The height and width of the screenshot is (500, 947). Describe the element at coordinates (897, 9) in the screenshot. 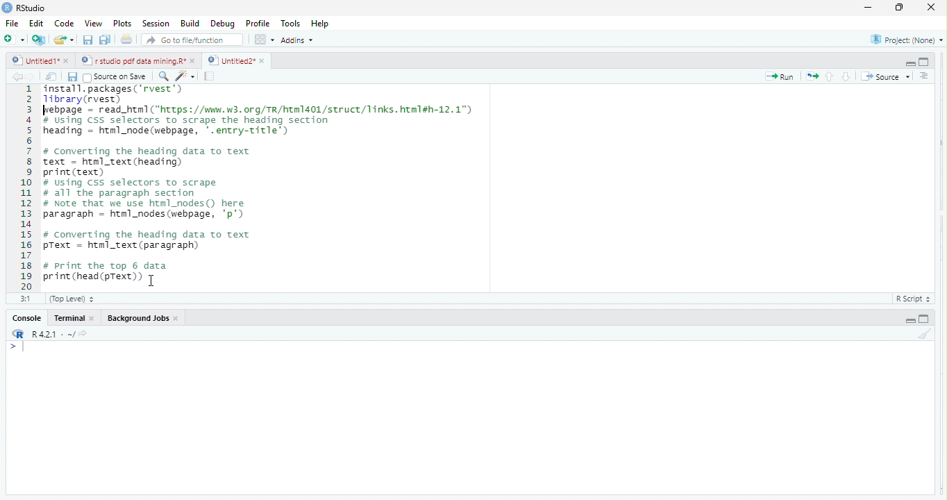

I see `minimize` at that location.